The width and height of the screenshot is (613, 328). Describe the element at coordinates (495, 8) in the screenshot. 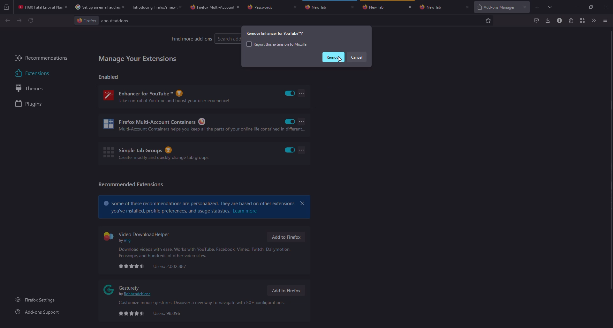

I see `add-ons manager` at that location.